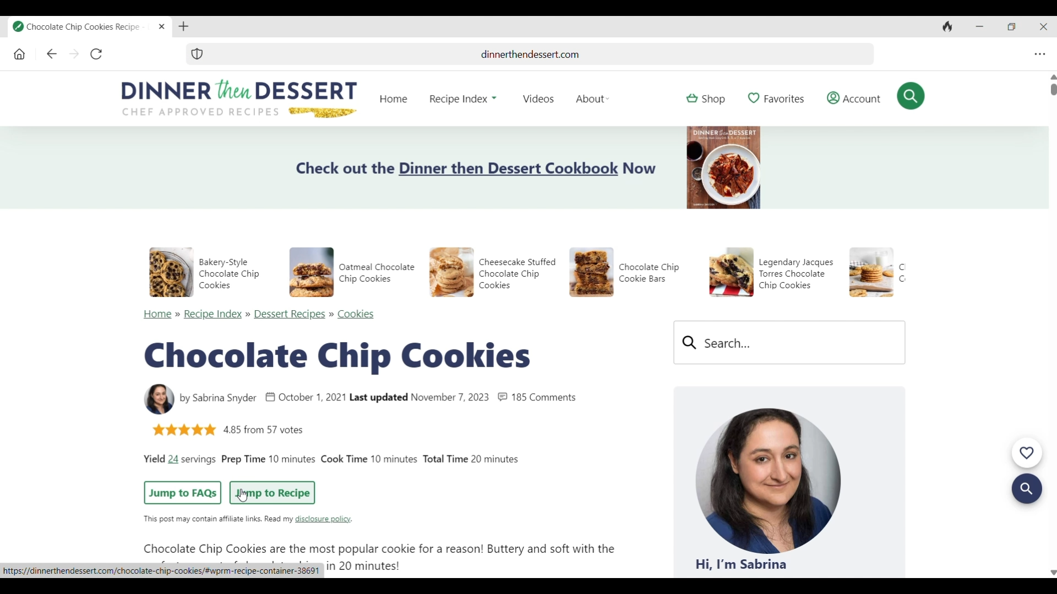 This screenshot has width=1057, height=594. Describe the element at coordinates (591, 273) in the screenshot. I see `Image from other article in the website` at that location.